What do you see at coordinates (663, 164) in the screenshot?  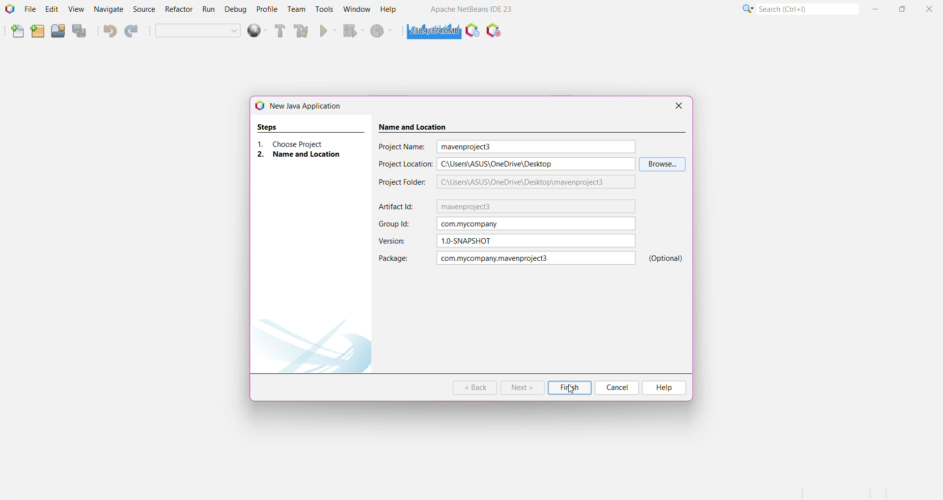 I see `Browse to select a required location` at bounding box center [663, 164].